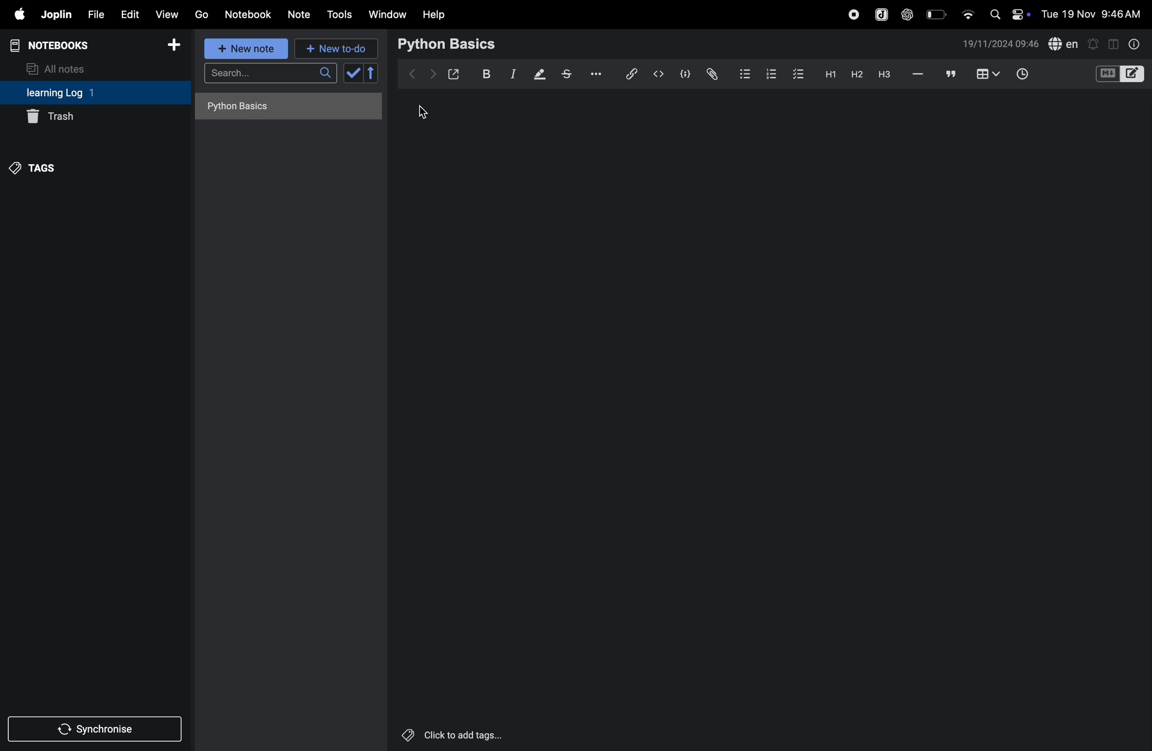 This screenshot has height=751, width=1152. I want to click on comment, so click(951, 75).